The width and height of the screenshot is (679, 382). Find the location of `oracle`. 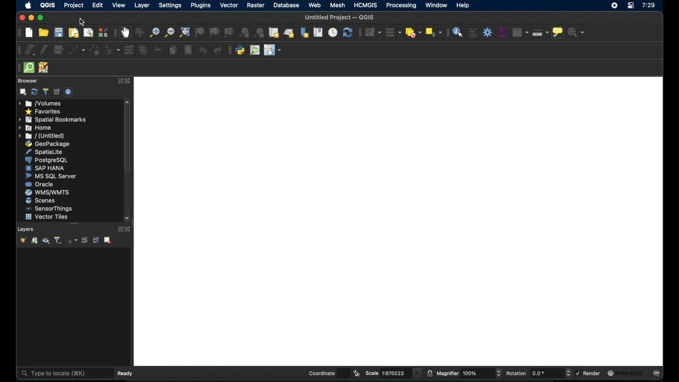

oracle is located at coordinates (40, 185).